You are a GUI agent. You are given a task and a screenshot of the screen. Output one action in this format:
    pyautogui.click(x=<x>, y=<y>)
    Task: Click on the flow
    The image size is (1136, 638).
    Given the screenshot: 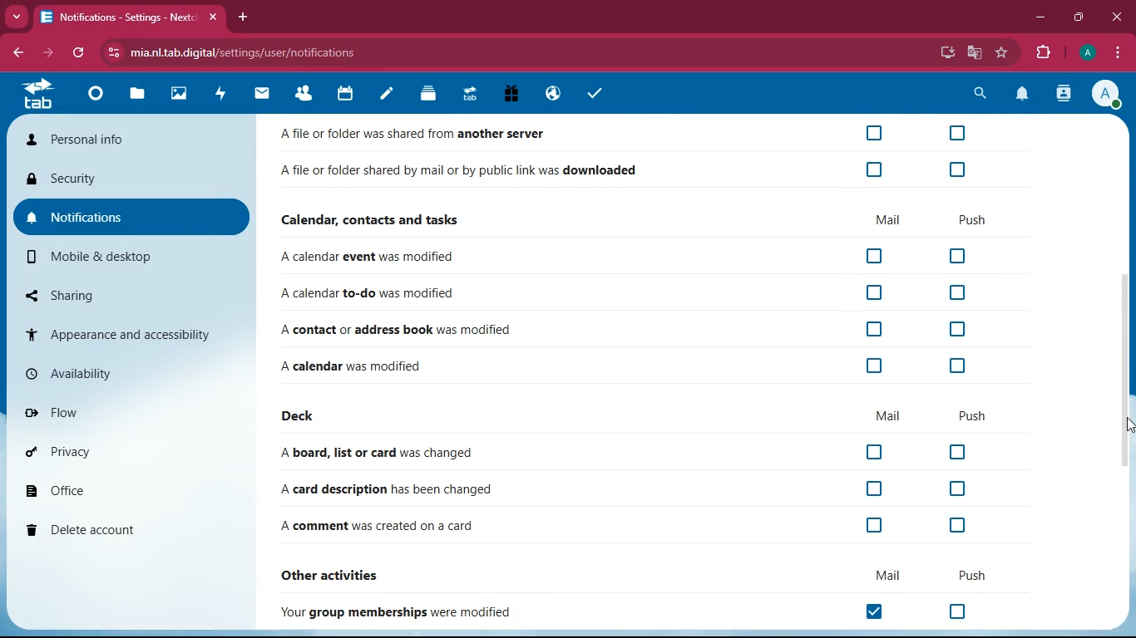 What is the action you would take?
    pyautogui.click(x=128, y=410)
    